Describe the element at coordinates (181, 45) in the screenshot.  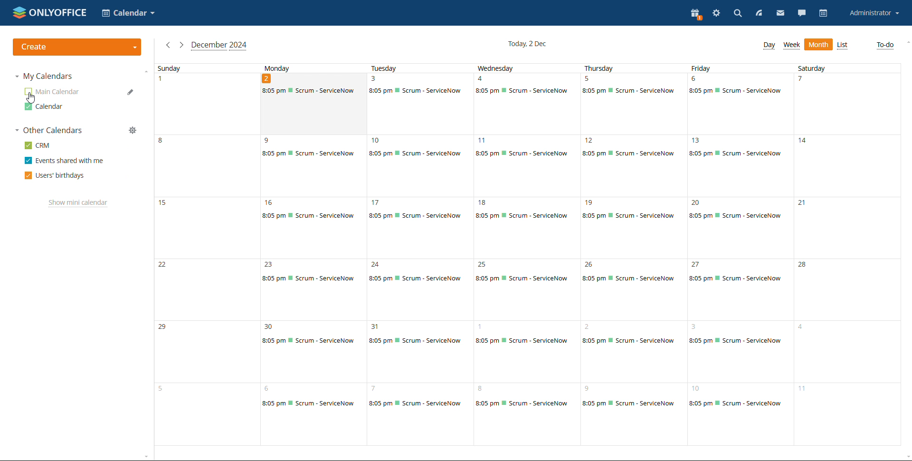
I see `next month` at that location.